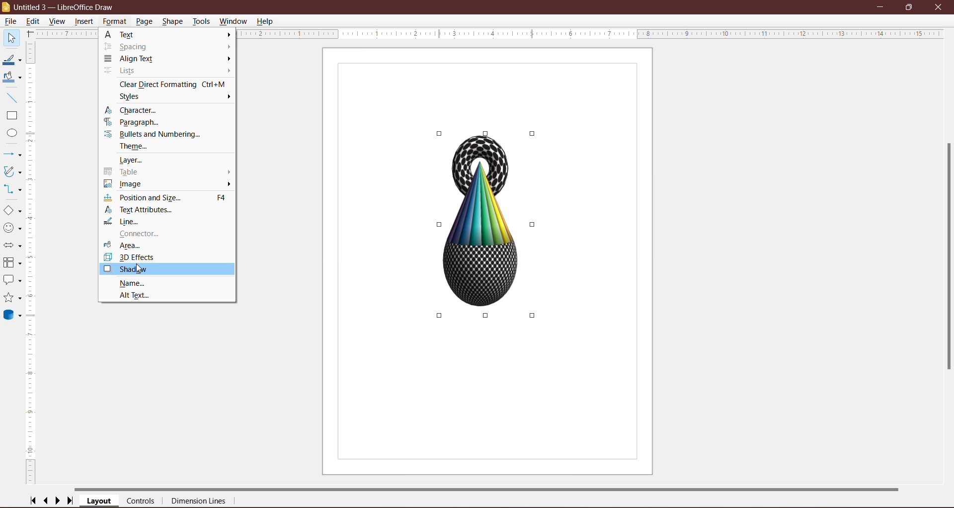 This screenshot has height=508, width=954. What do you see at coordinates (124, 172) in the screenshot?
I see `Table` at bounding box center [124, 172].